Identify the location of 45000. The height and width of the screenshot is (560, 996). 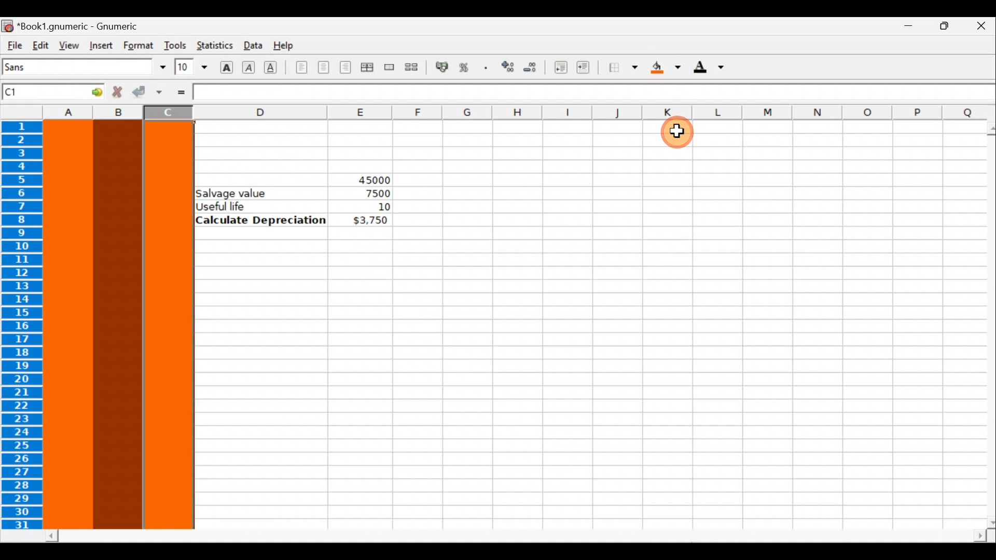
(365, 178).